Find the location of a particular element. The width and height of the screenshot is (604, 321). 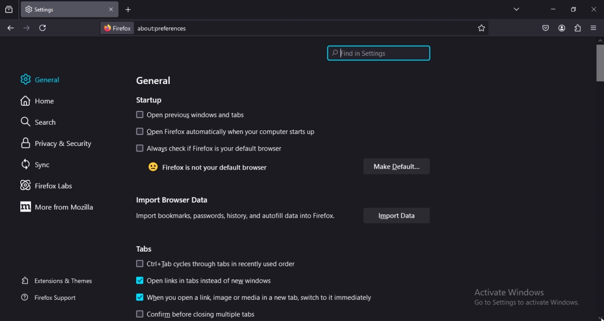

general is located at coordinates (156, 81).